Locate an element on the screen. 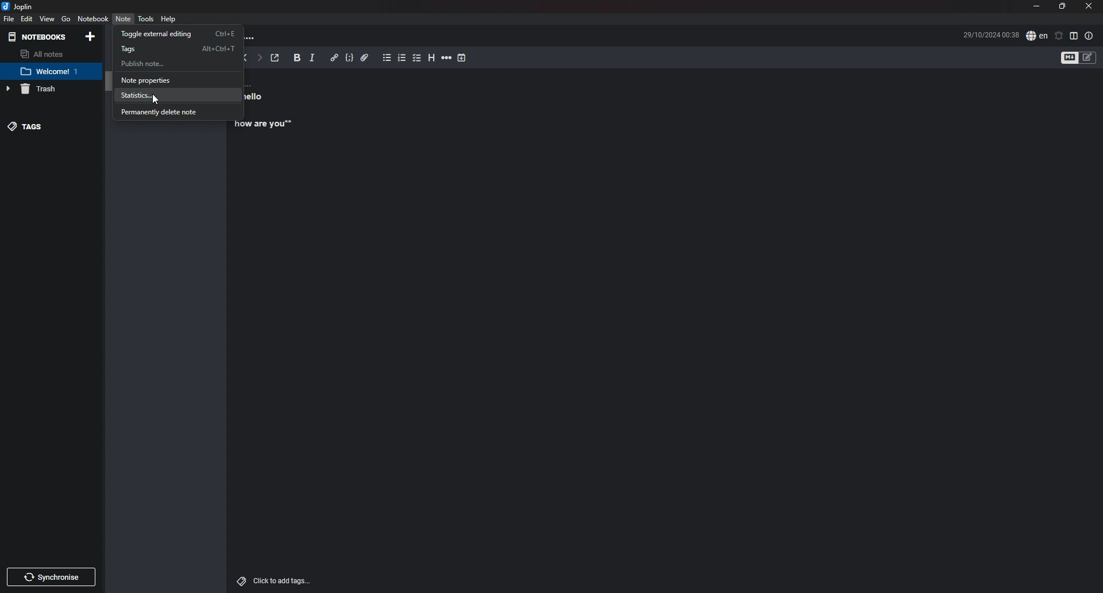  Permanently delete note is located at coordinates (170, 111).